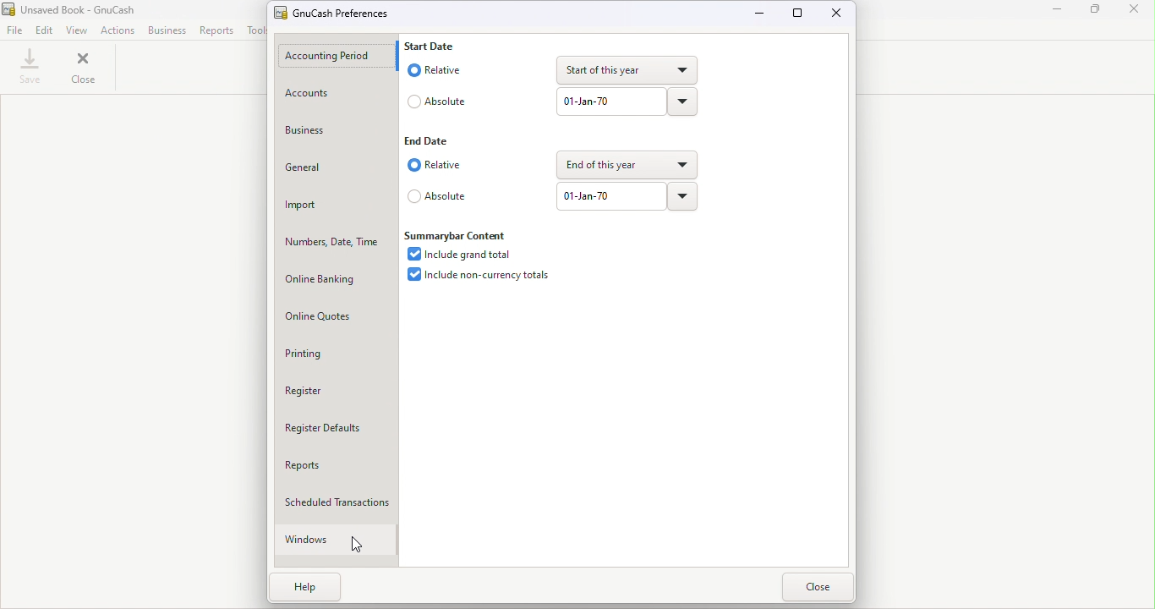 This screenshot has height=609, width=1155. Describe the element at coordinates (610, 196) in the screenshot. I see `Text box` at that location.